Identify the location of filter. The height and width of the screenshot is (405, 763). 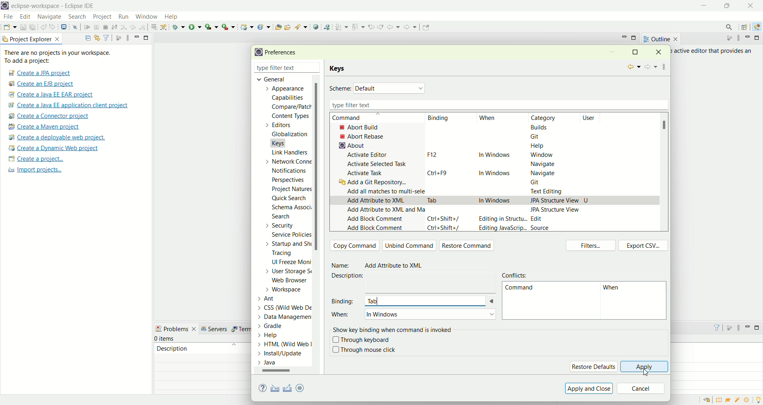
(713, 328).